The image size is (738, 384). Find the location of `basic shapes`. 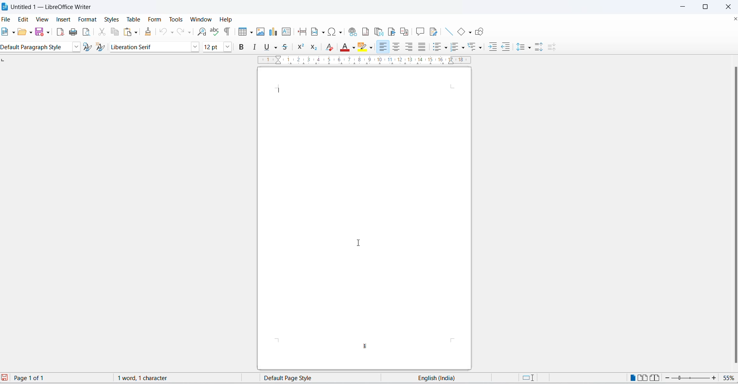

basic shapes is located at coordinates (460, 32).